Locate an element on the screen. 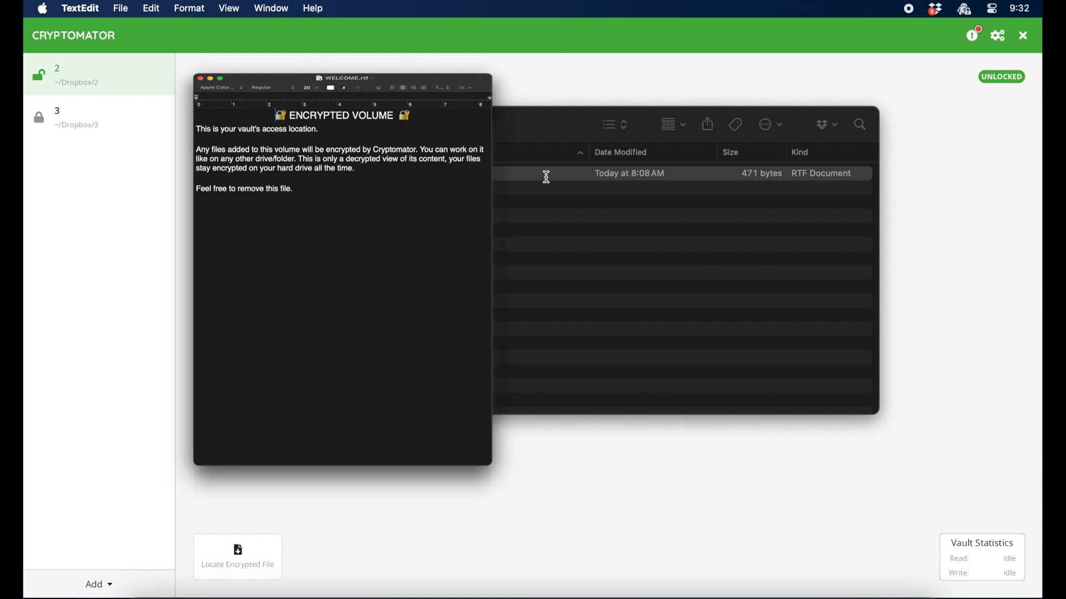  locate encrypted file is located at coordinates (238, 556).